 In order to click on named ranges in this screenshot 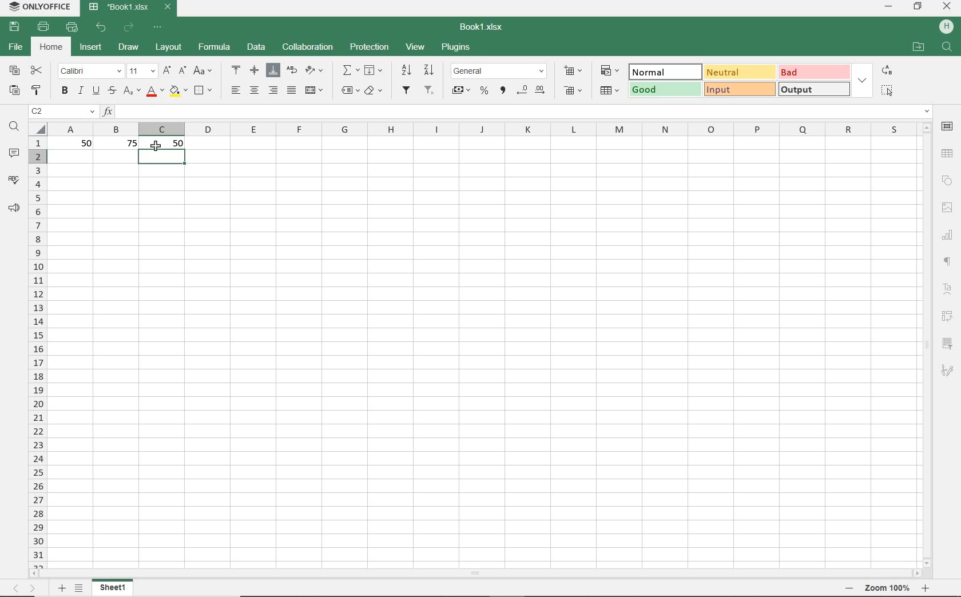, I will do `click(350, 91)`.